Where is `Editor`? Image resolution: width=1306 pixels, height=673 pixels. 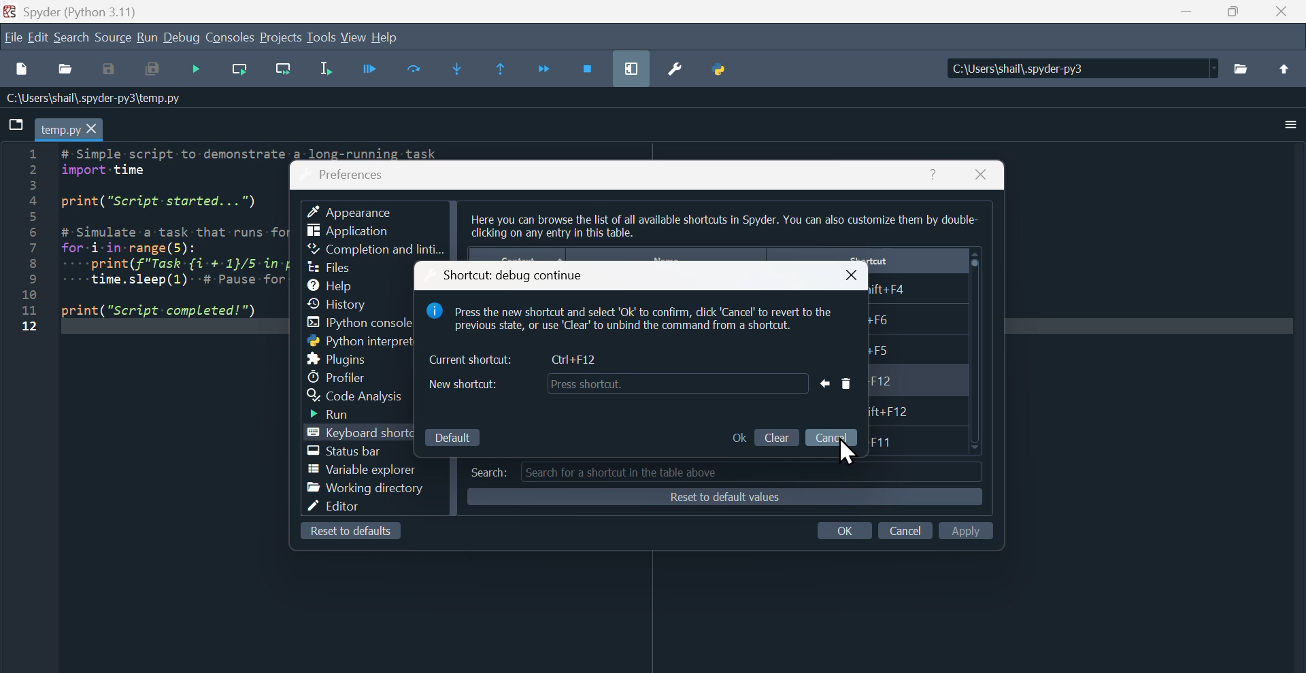
Editor is located at coordinates (344, 509).